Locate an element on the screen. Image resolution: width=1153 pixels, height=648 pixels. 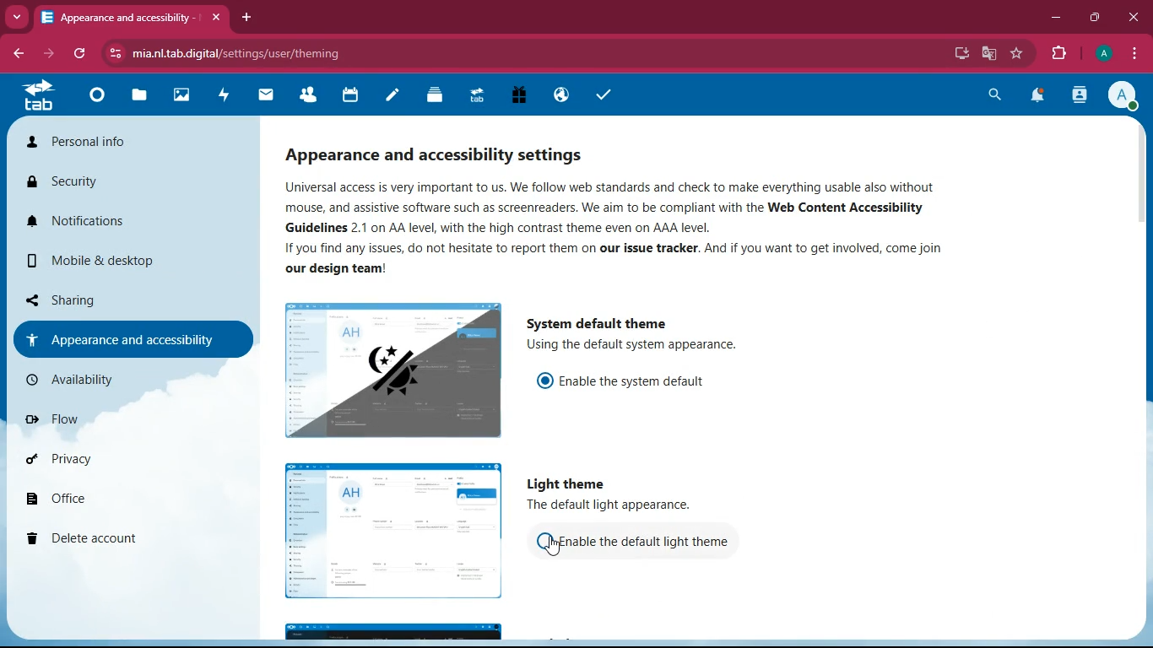
layers is located at coordinates (430, 97).